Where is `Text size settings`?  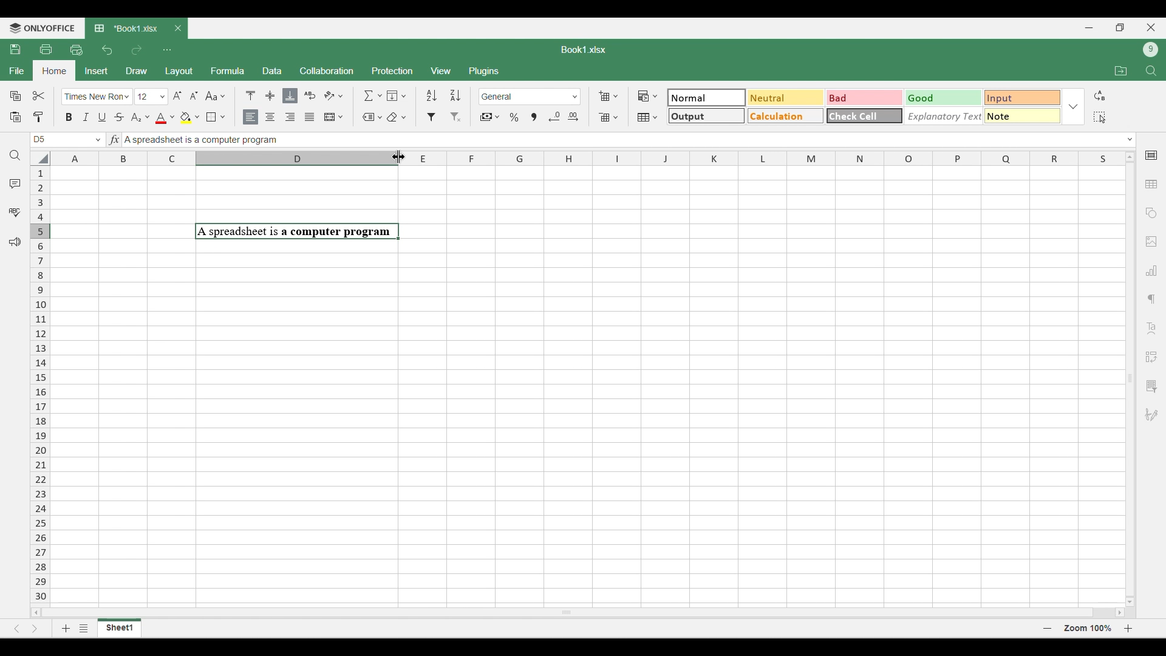
Text size settings is located at coordinates (168, 96).